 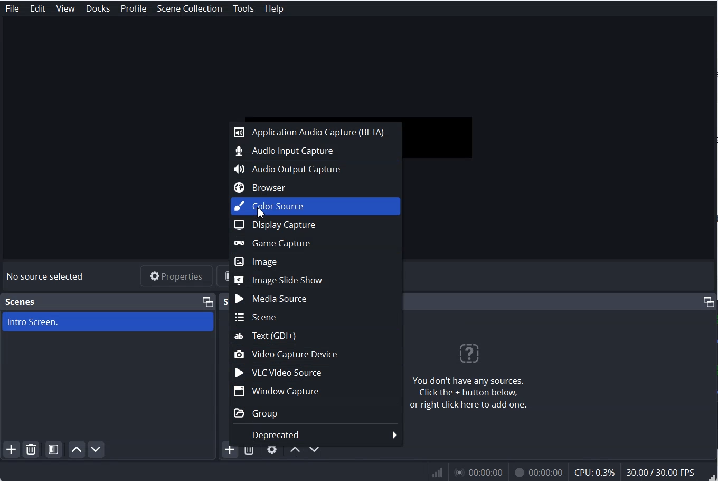 What do you see at coordinates (21, 302) in the screenshot?
I see `Scene` at bounding box center [21, 302].